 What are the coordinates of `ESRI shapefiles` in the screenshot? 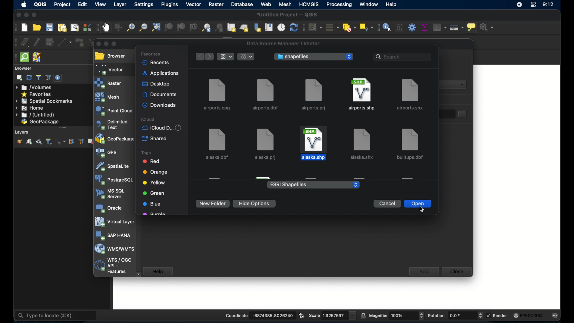 It's located at (288, 185).